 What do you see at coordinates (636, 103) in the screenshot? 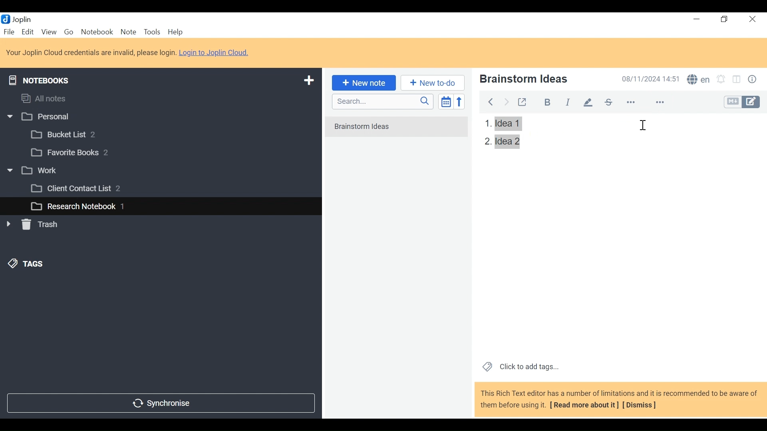
I see `more options` at bounding box center [636, 103].